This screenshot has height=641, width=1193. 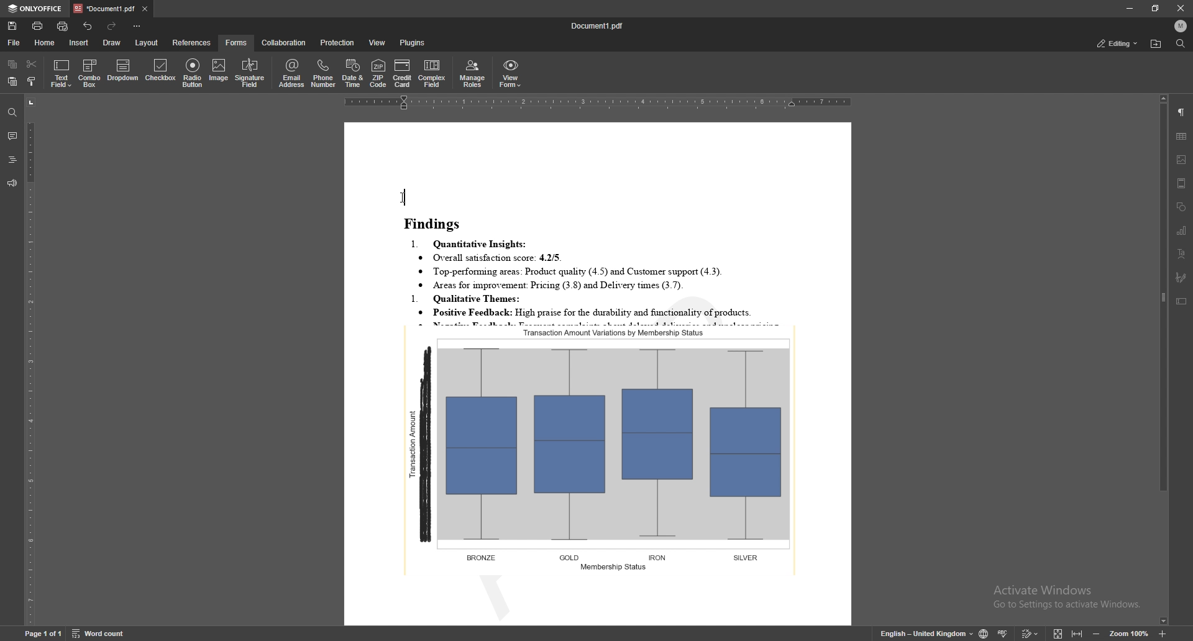 I want to click on complex field, so click(x=433, y=75).